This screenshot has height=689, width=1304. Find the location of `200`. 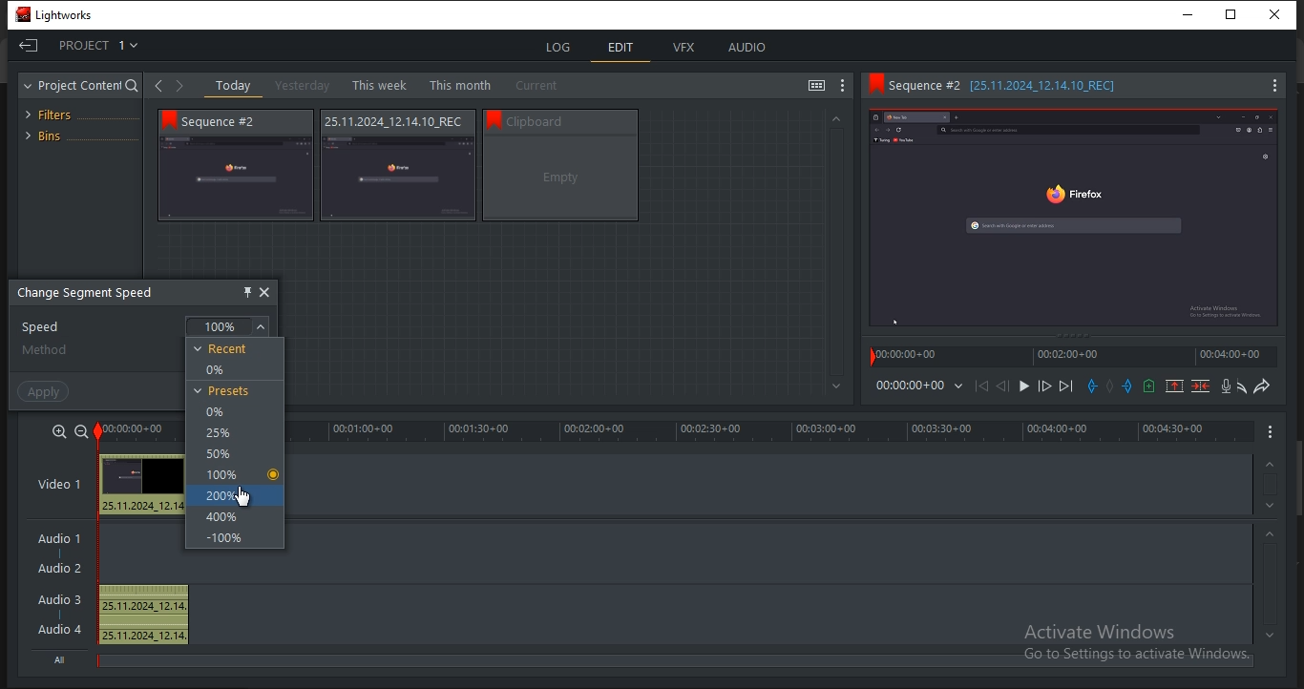

200 is located at coordinates (222, 495).